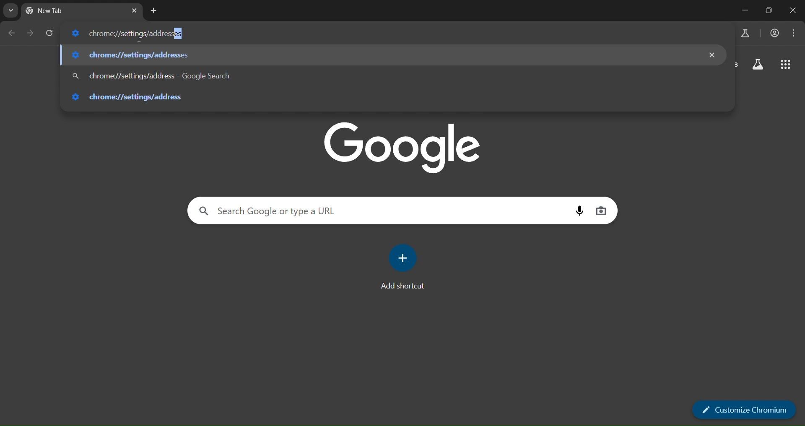  Describe the element at coordinates (405, 145) in the screenshot. I see `image` at that location.